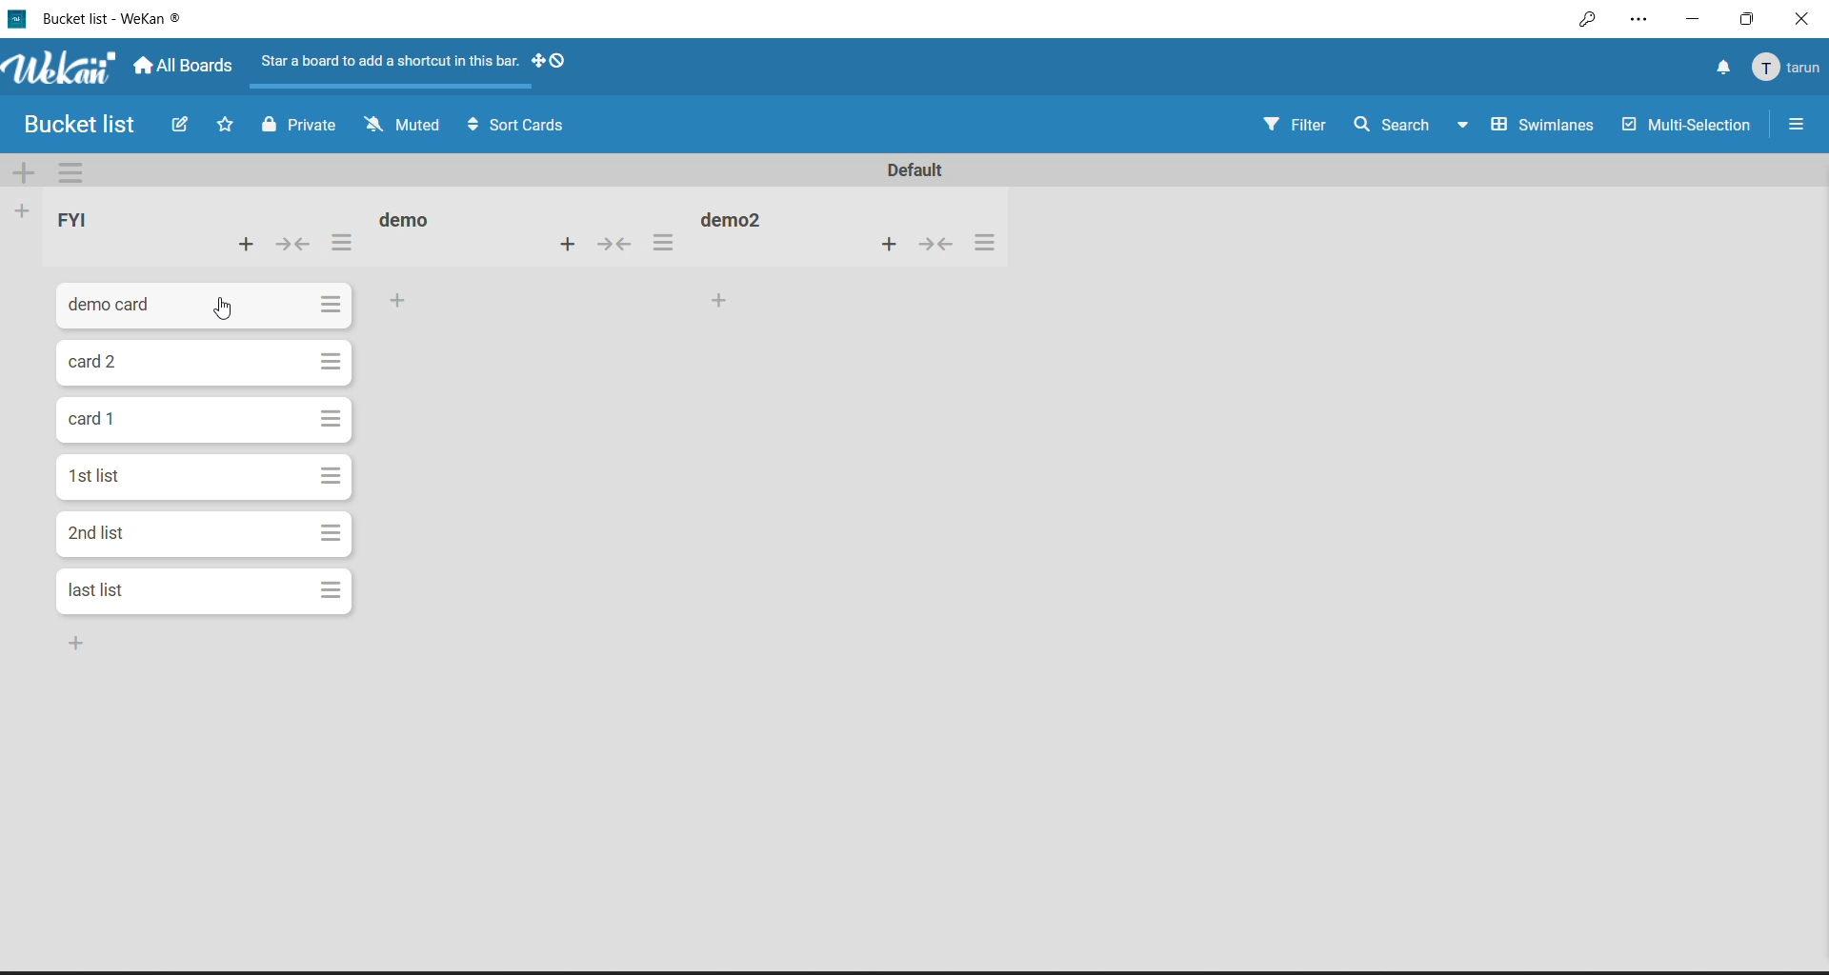 This screenshot has height=975, width=1829. I want to click on minimize, so click(1688, 19).